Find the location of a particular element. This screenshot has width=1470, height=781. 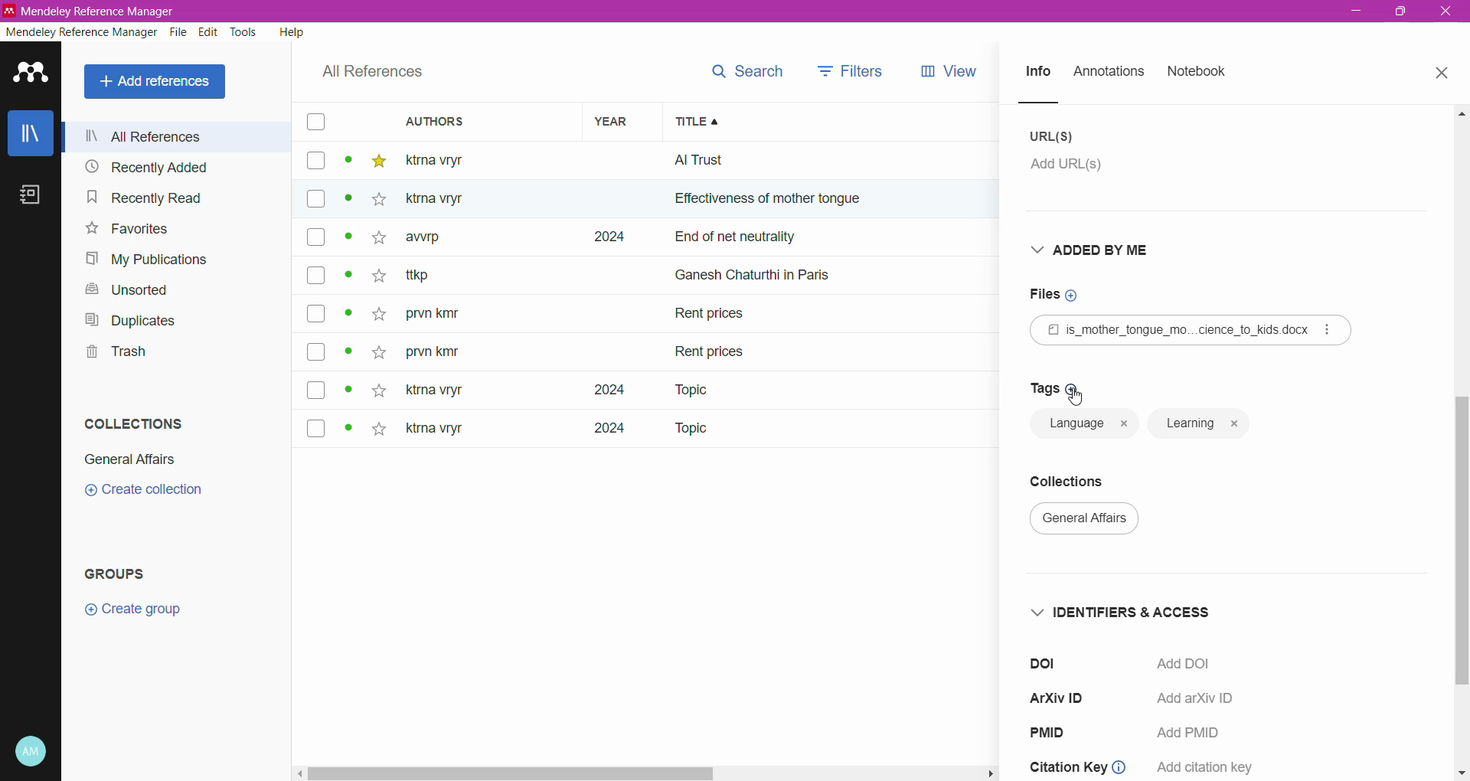

Cursor is located at coordinates (1076, 396).